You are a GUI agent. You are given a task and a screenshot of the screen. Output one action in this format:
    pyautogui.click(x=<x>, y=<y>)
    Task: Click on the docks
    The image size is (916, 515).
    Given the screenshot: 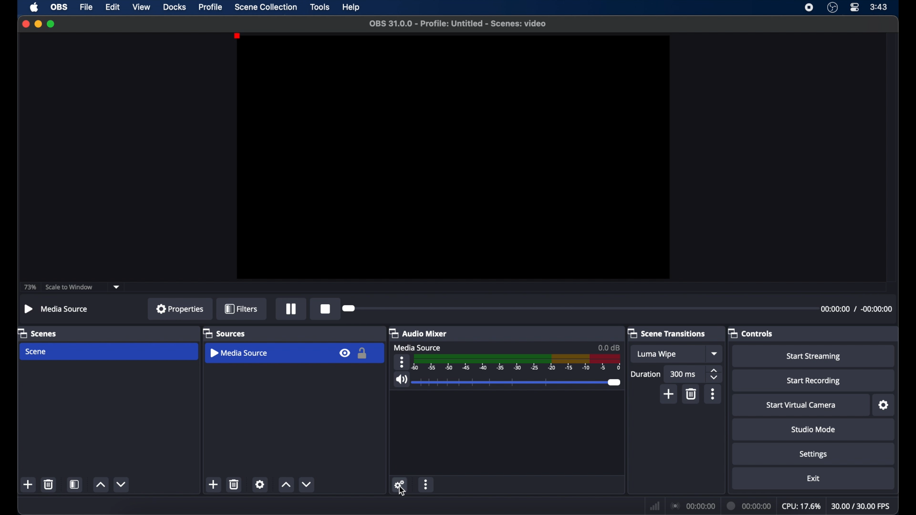 What is the action you would take?
    pyautogui.click(x=175, y=7)
    